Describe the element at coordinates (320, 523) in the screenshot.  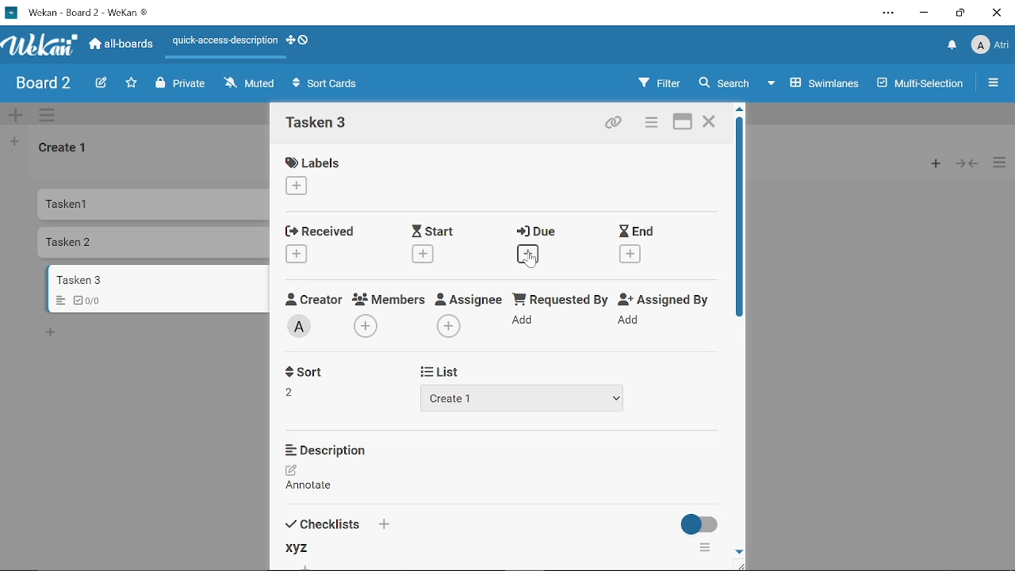
I see `Checklists` at that location.